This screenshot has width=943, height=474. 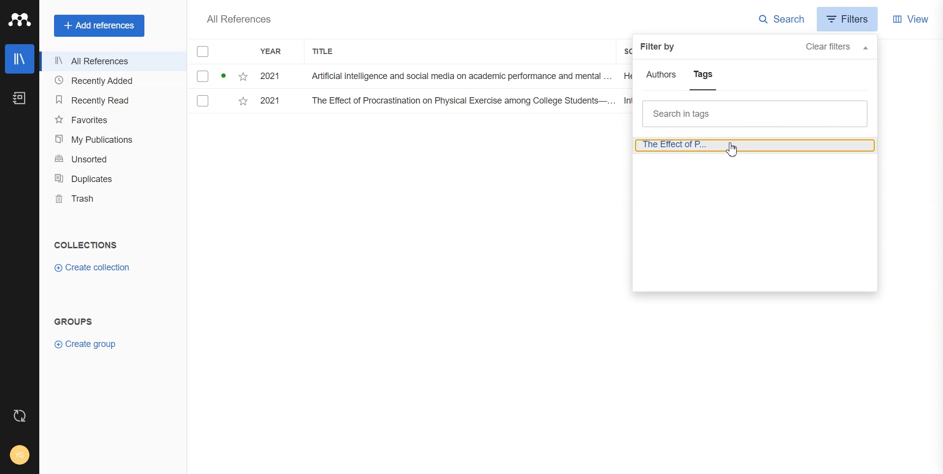 What do you see at coordinates (755, 145) in the screenshot?
I see `Journal article` at bounding box center [755, 145].